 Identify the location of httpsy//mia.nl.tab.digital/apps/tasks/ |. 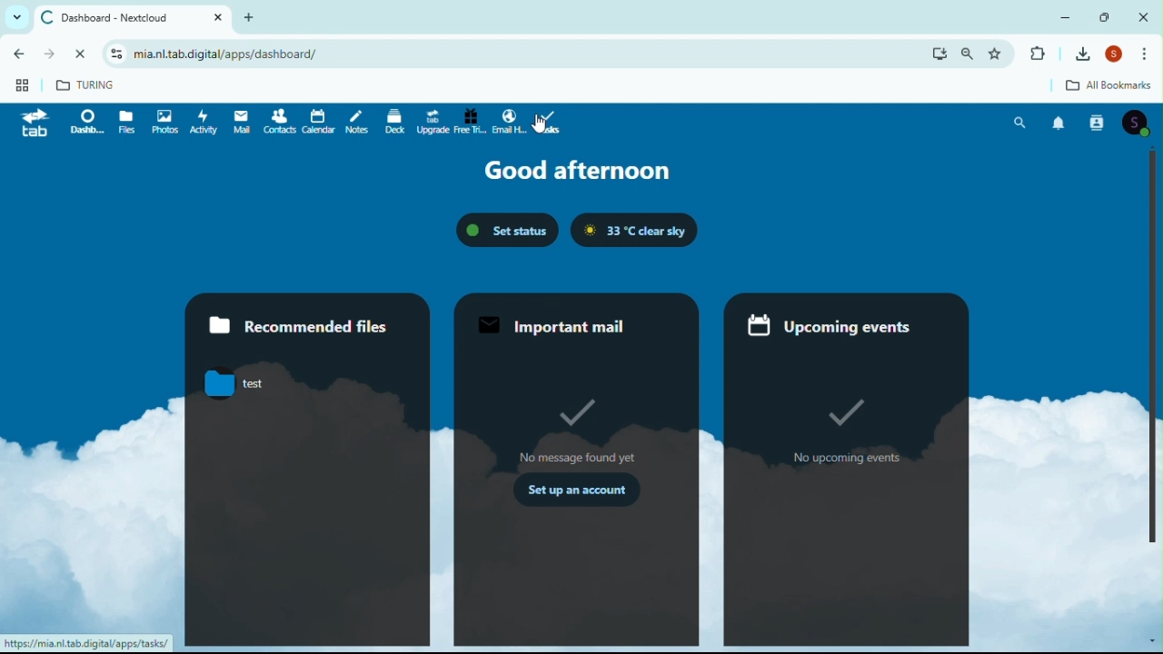
(90, 645).